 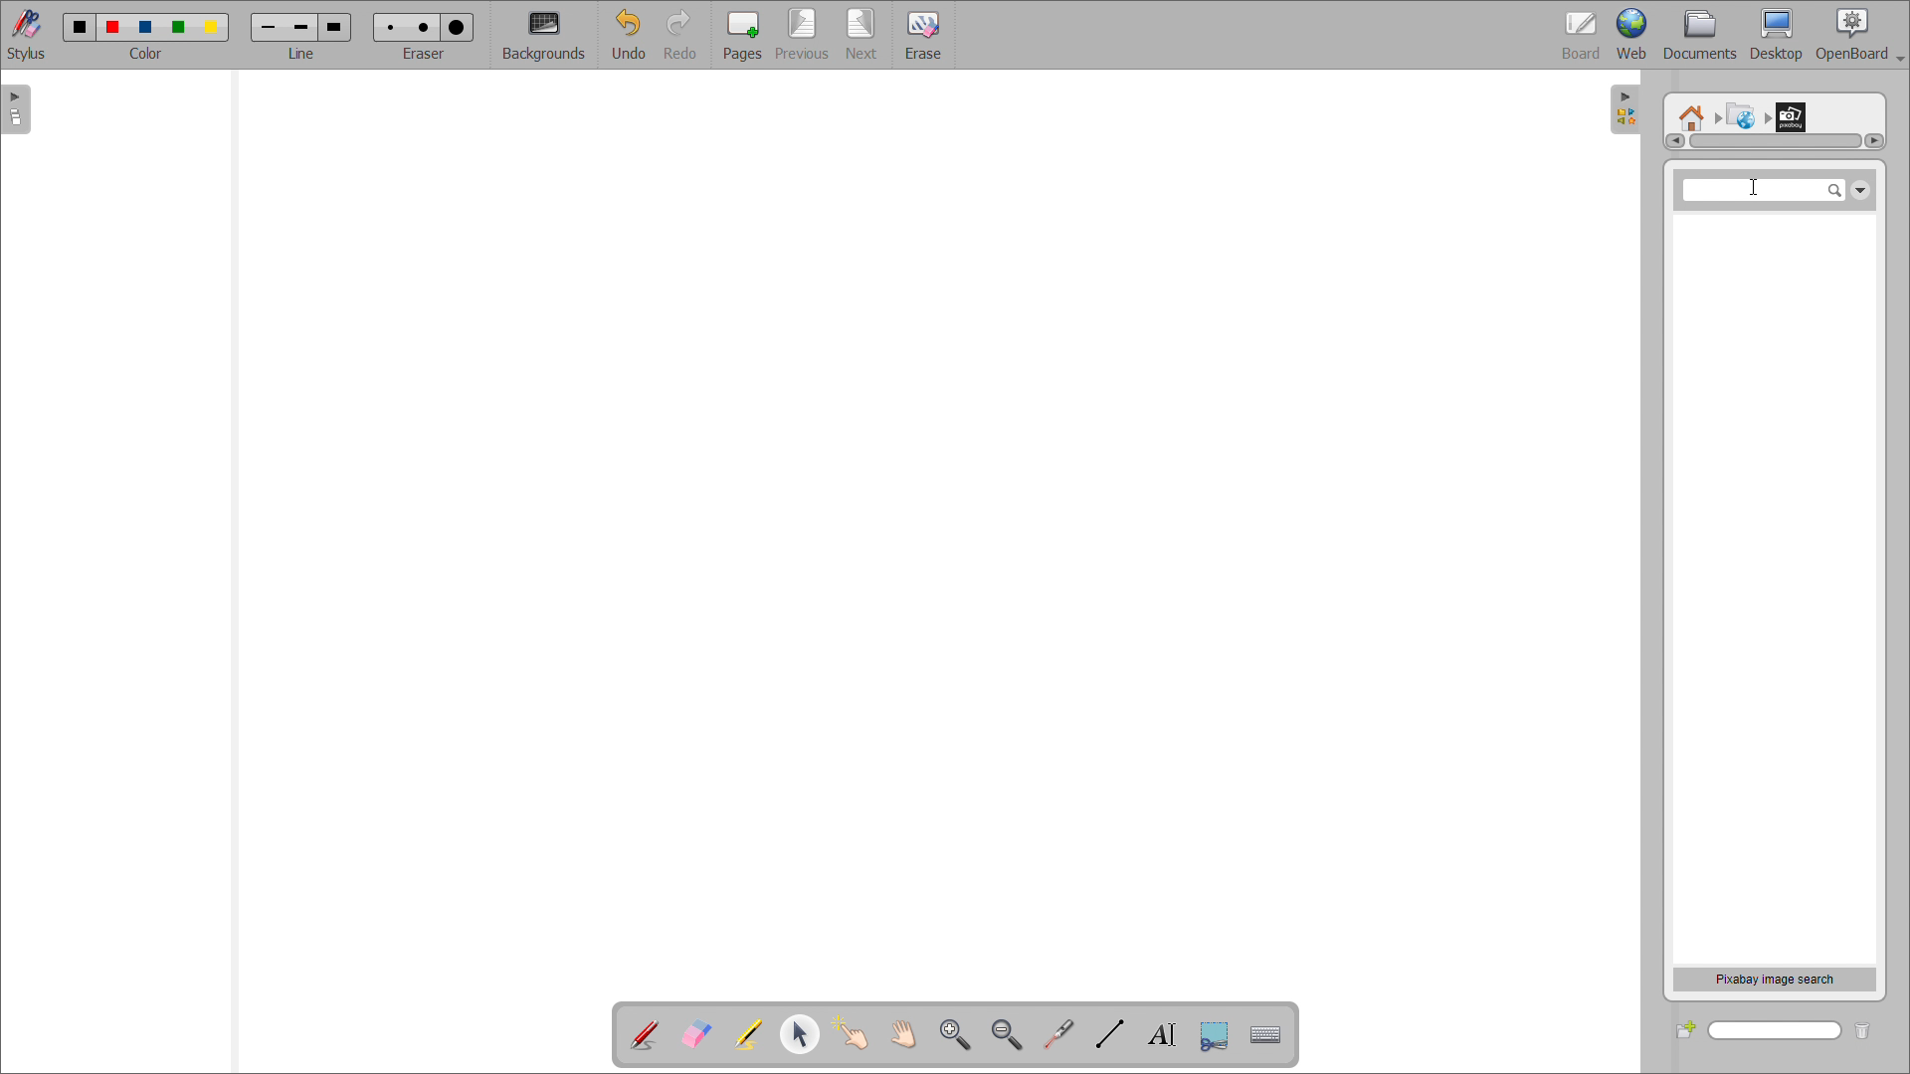 I want to click on search space, so click(x=1764, y=190).